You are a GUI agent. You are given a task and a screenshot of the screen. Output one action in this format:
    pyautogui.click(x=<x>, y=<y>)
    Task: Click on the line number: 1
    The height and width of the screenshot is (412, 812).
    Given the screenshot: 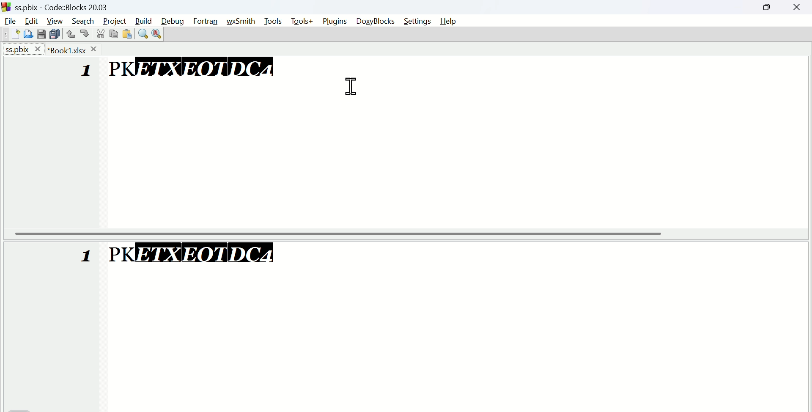 What is the action you would take?
    pyautogui.click(x=87, y=257)
    